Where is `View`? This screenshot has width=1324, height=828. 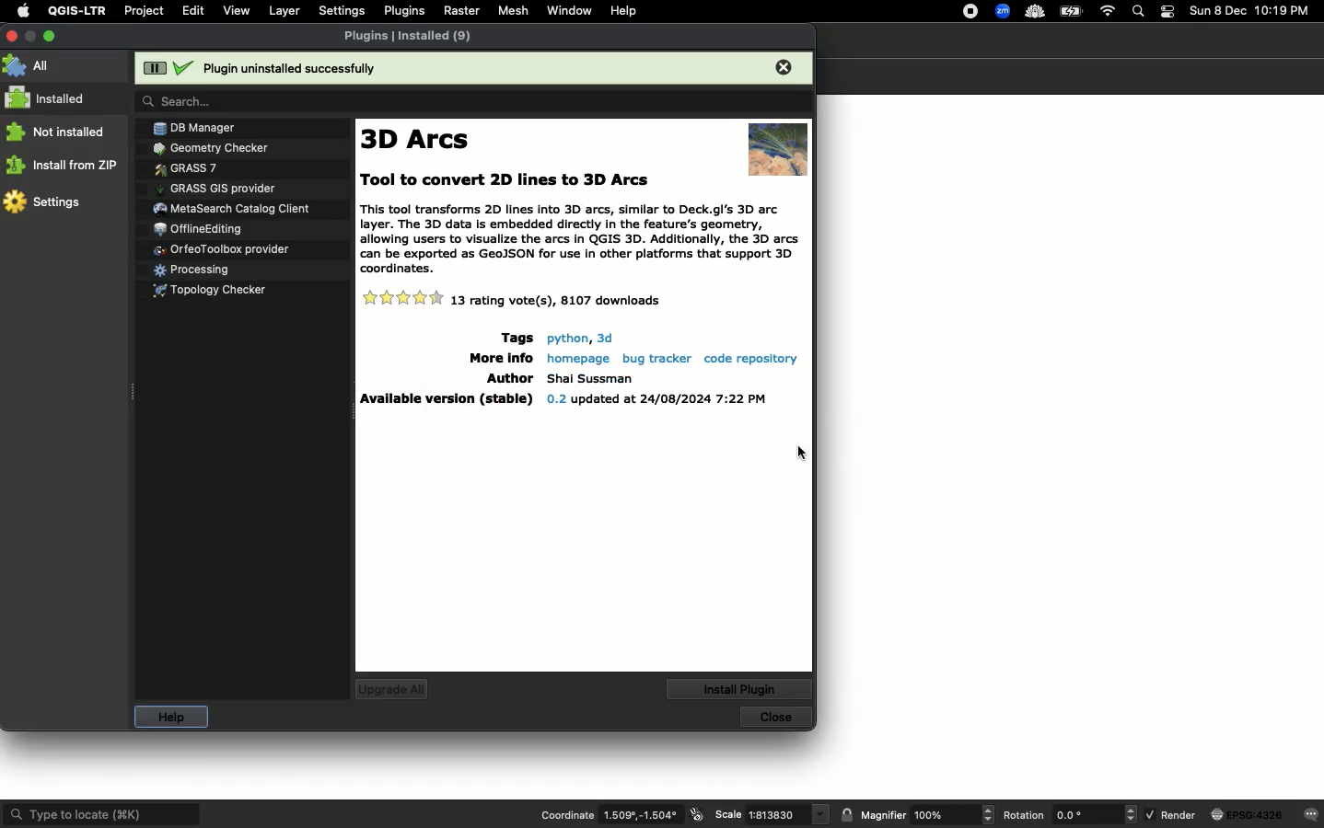 View is located at coordinates (236, 11).